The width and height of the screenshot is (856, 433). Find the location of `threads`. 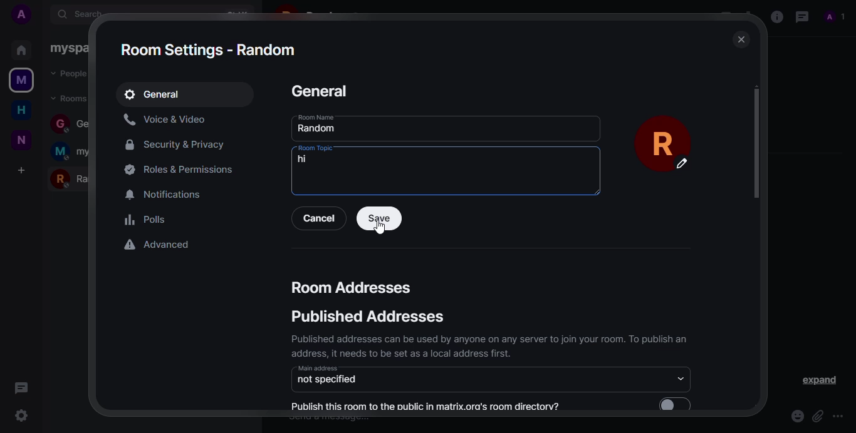

threads is located at coordinates (21, 387).